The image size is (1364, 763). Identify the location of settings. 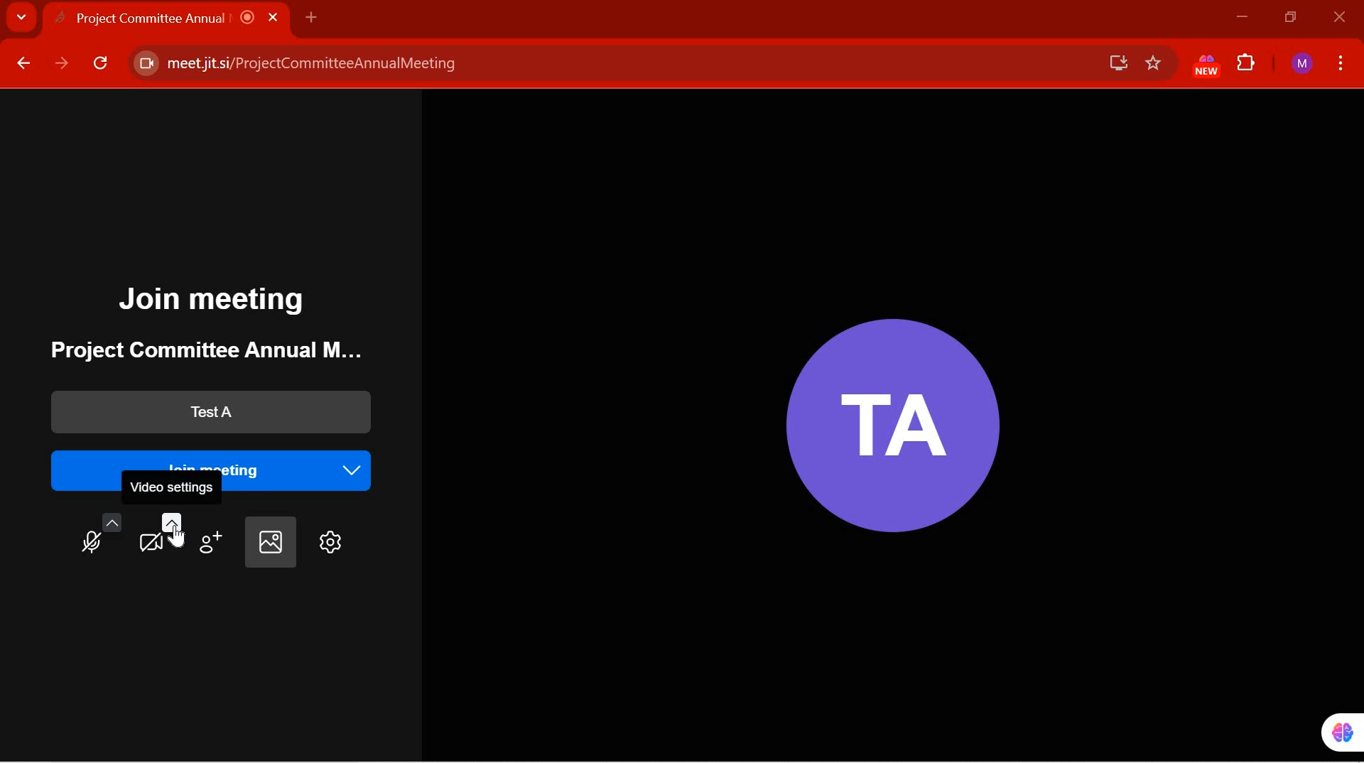
(328, 543).